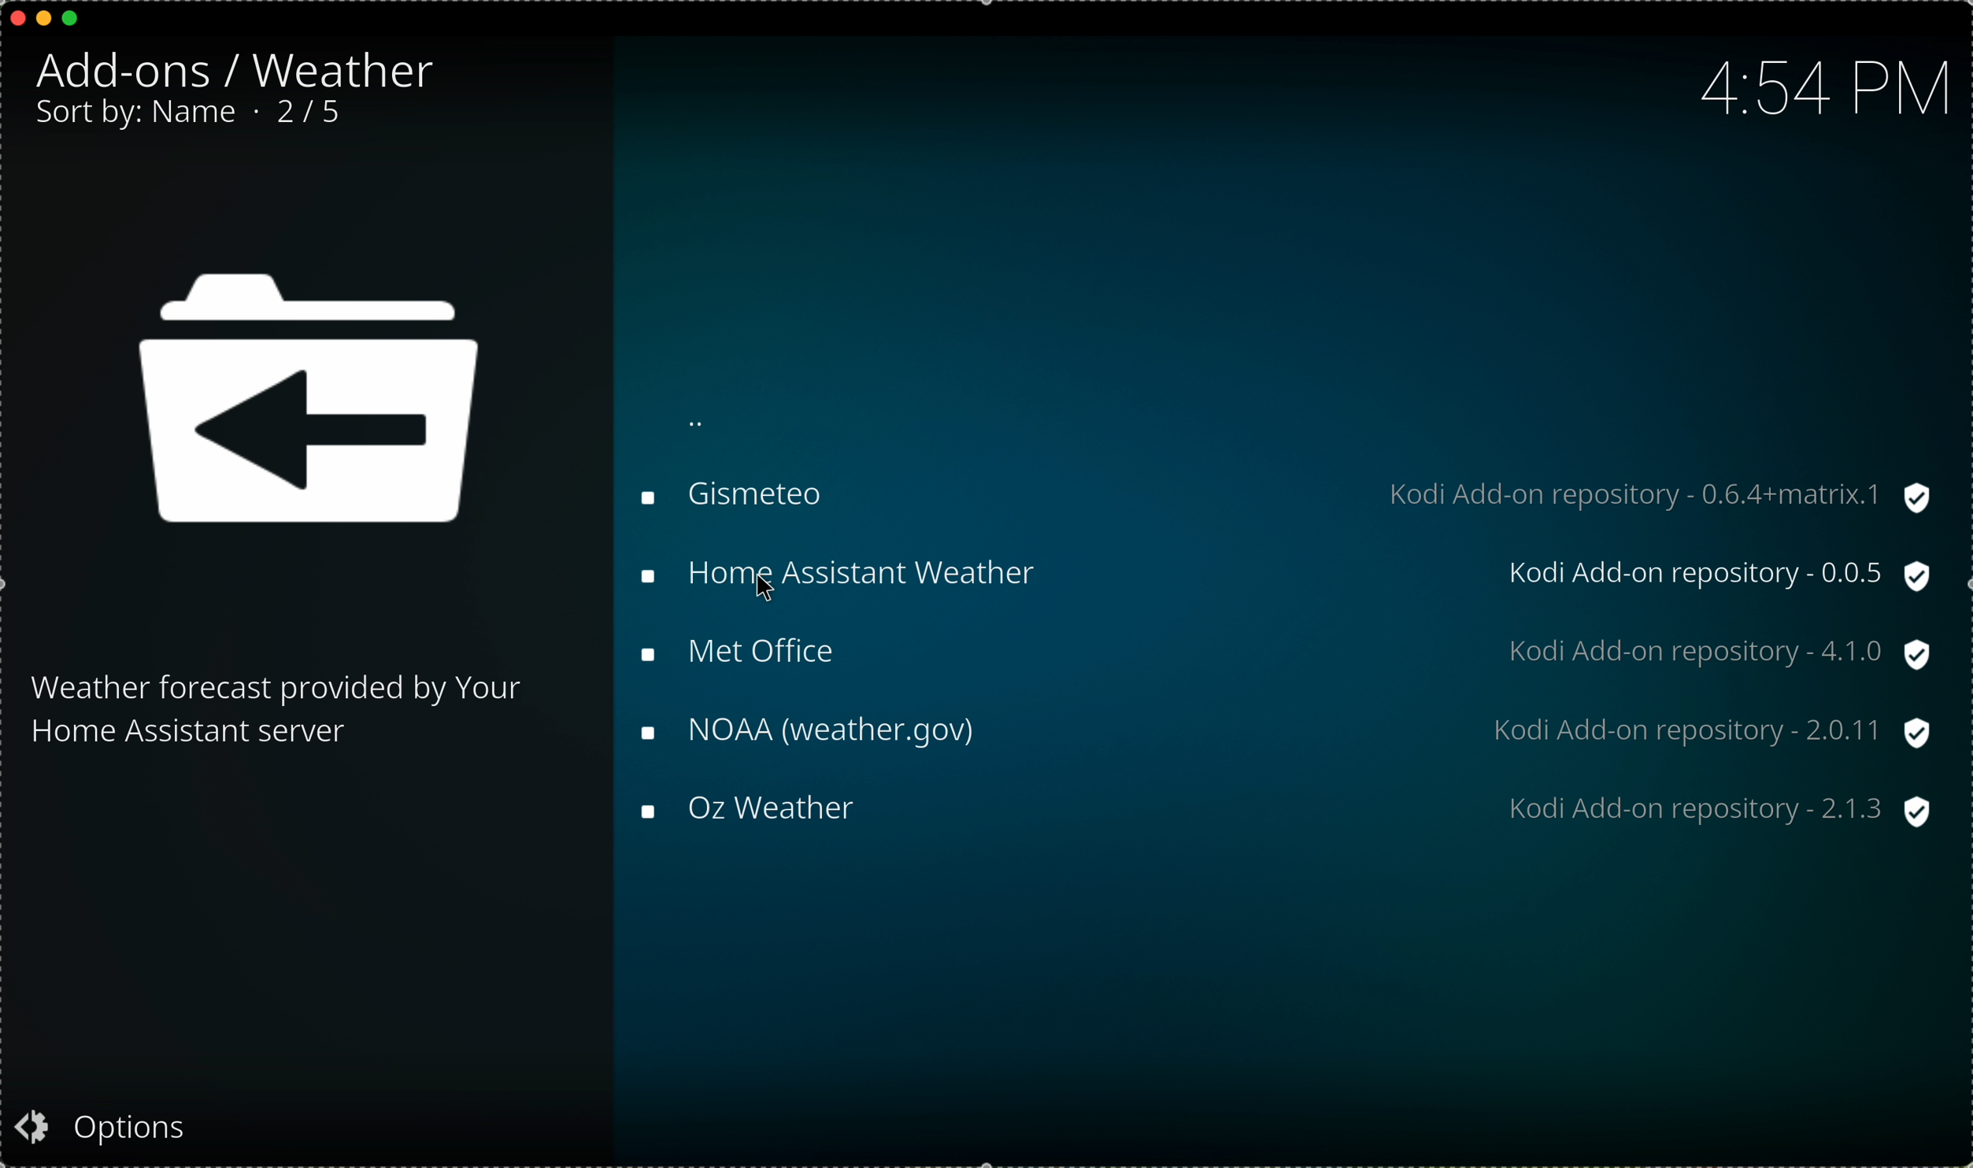 Image resolution: width=1973 pixels, height=1168 pixels. Describe the element at coordinates (1285, 815) in the screenshot. I see `Oz weather` at that location.